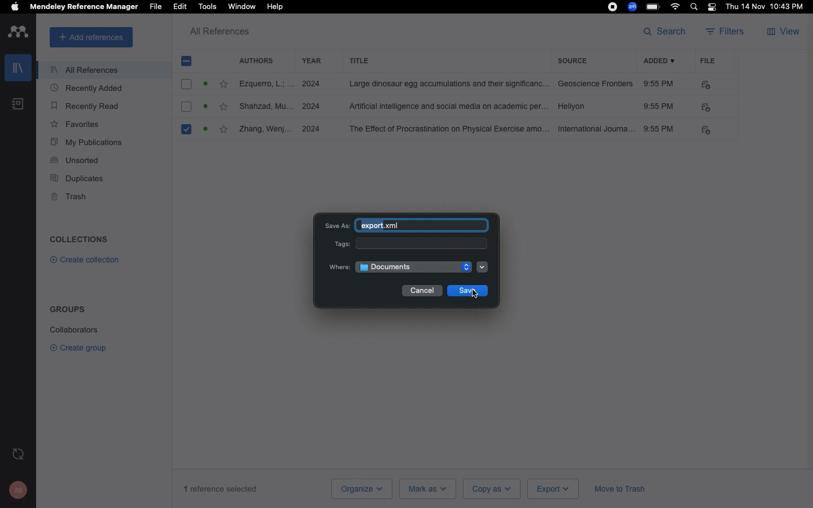 The height and width of the screenshot is (508, 813). I want to click on artificial intelligence and social media on academic, so click(448, 105).